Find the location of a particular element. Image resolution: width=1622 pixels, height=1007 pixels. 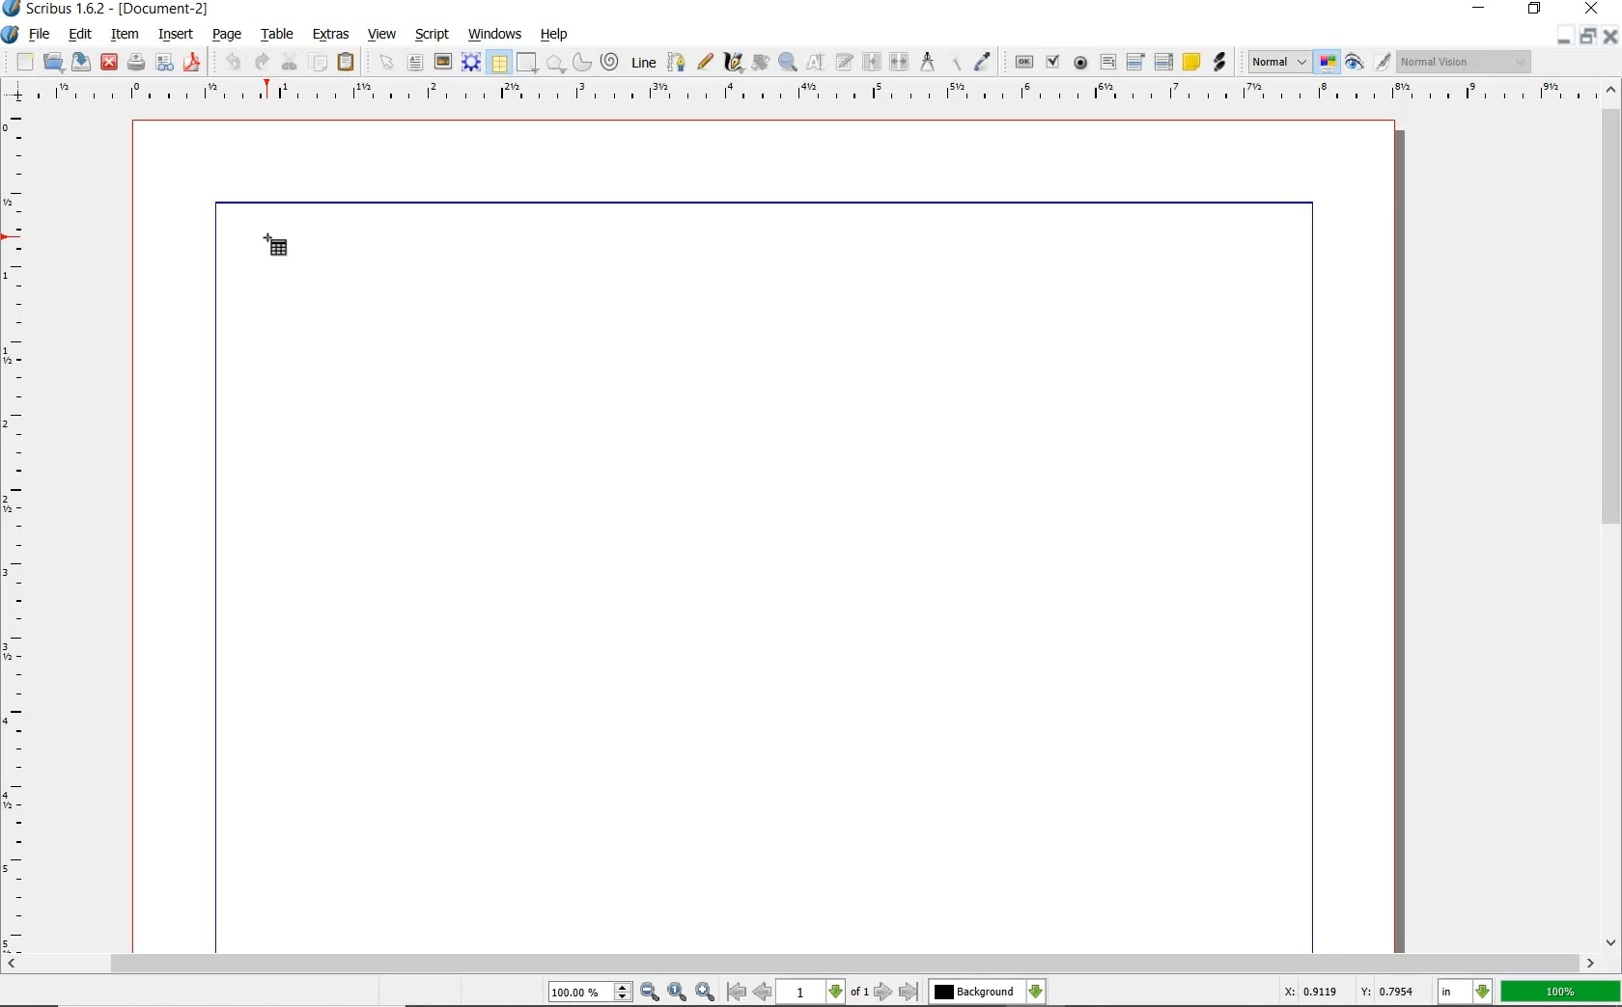

X: 0.9119 Y: 0.7954 is located at coordinates (1350, 992).